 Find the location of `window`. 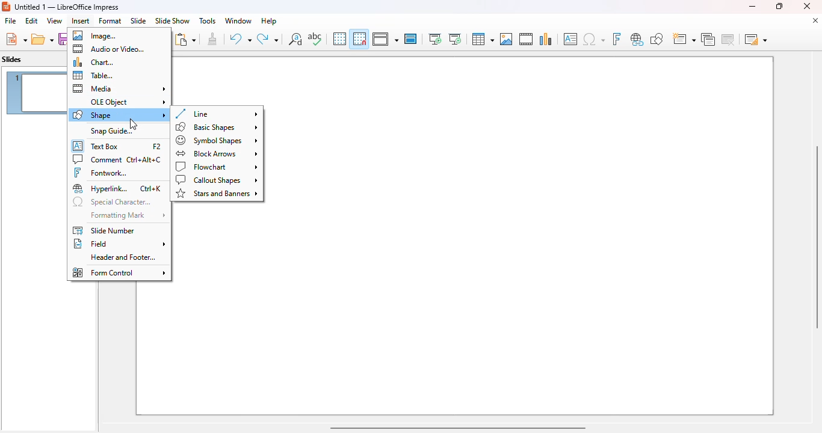

window is located at coordinates (238, 20).